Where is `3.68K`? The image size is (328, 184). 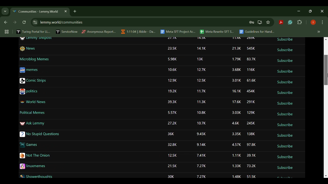
3.68K is located at coordinates (234, 70).